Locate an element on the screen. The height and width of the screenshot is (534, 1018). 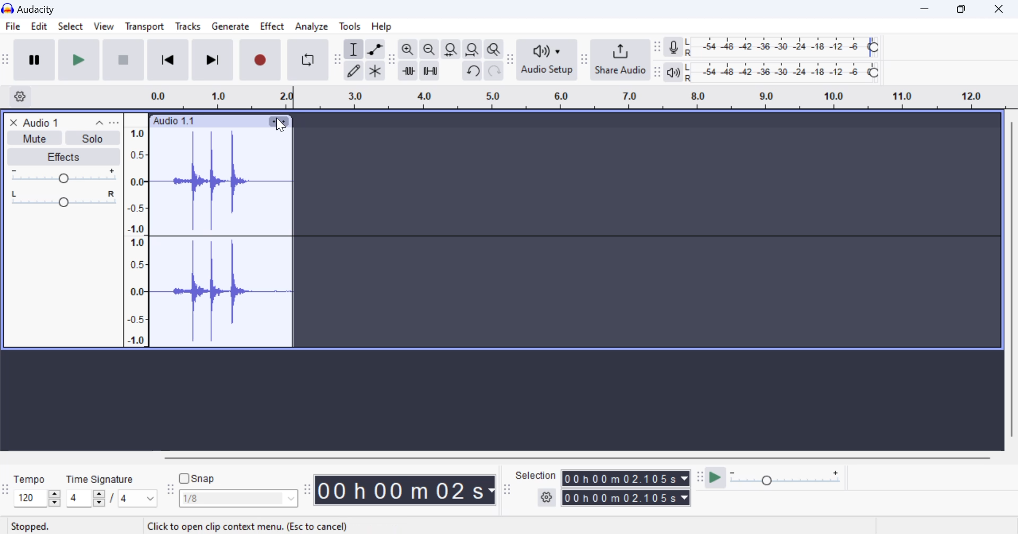
Skip To End is located at coordinates (211, 62).